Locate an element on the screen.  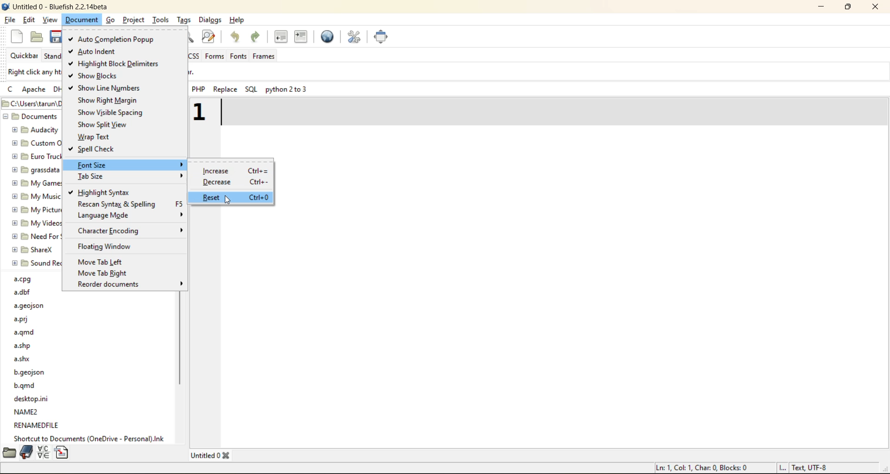
show line numbers is located at coordinates (112, 88).